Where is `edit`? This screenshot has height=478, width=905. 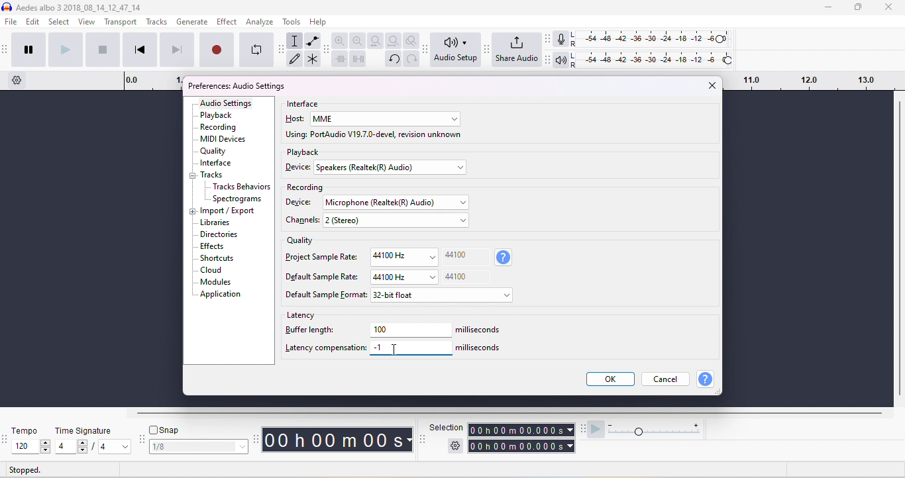
edit is located at coordinates (34, 23).